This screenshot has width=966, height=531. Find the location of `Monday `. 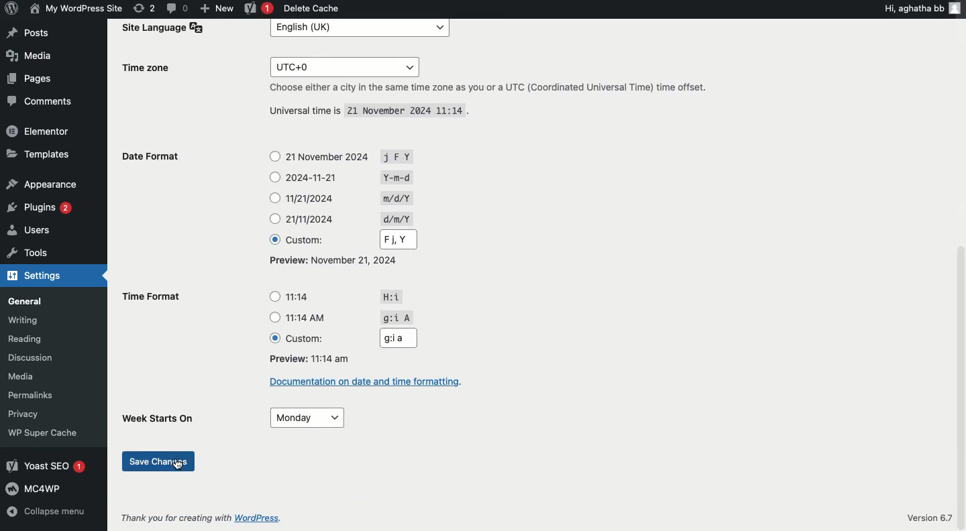

Monday  is located at coordinates (309, 418).